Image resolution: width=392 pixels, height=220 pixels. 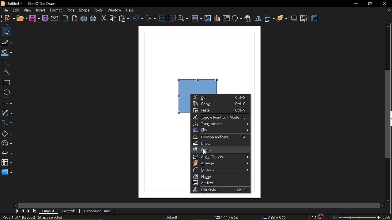 I want to click on ellipse, so click(x=6, y=93).